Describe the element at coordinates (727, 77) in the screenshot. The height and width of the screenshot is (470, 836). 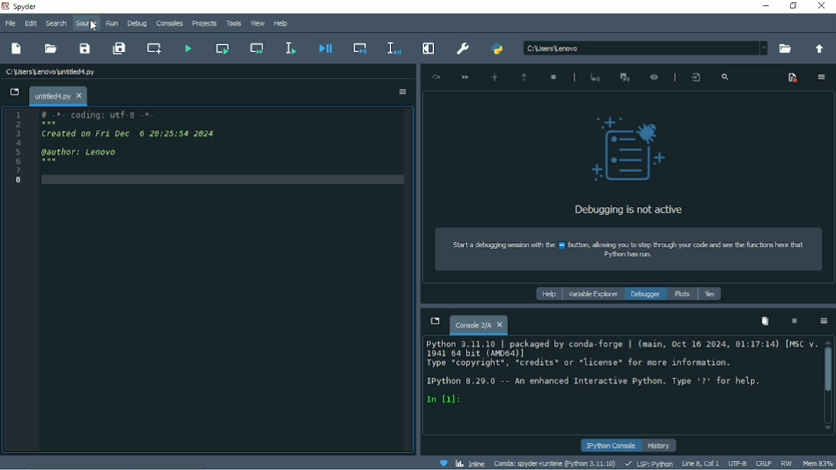
I see `Search frames` at that location.